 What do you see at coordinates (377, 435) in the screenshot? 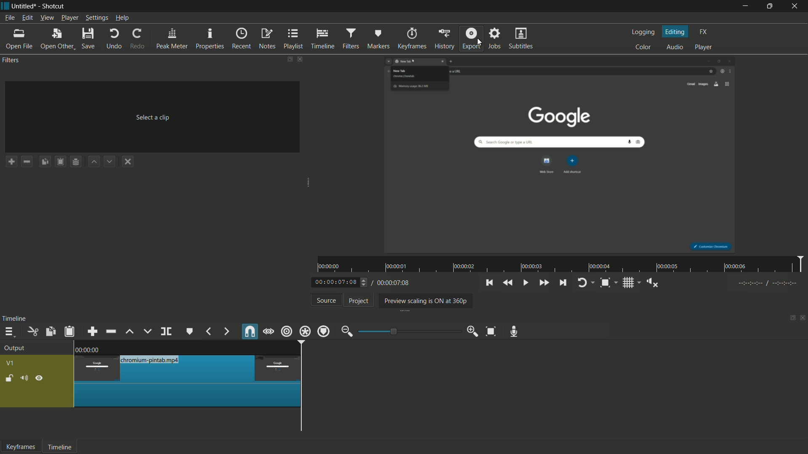
I see `scroll bar` at bounding box center [377, 435].